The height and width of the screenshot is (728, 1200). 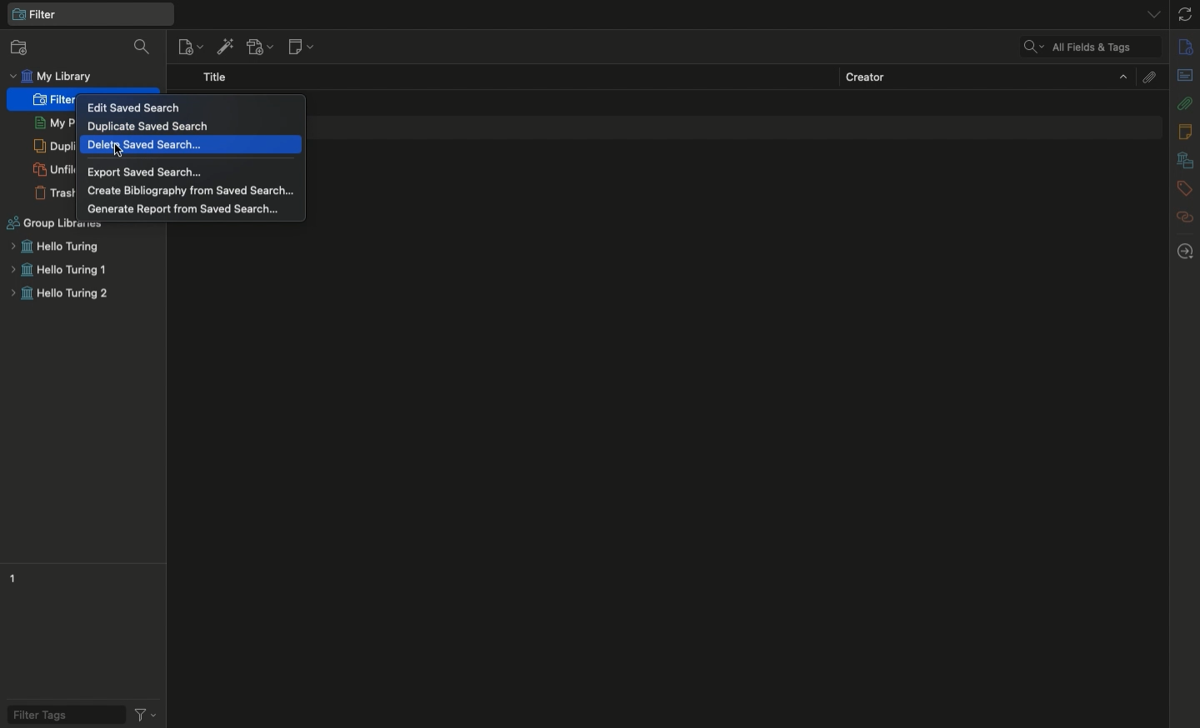 What do you see at coordinates (56, 223) in the screenshot?
I see `Group libraries` at bounding box center [56, 223].